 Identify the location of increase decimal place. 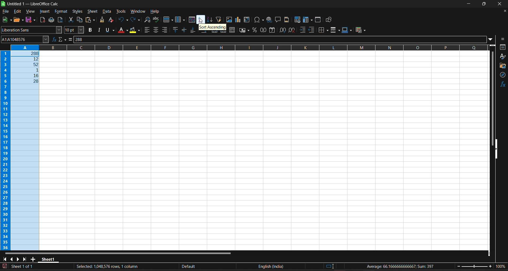
(282, 30).